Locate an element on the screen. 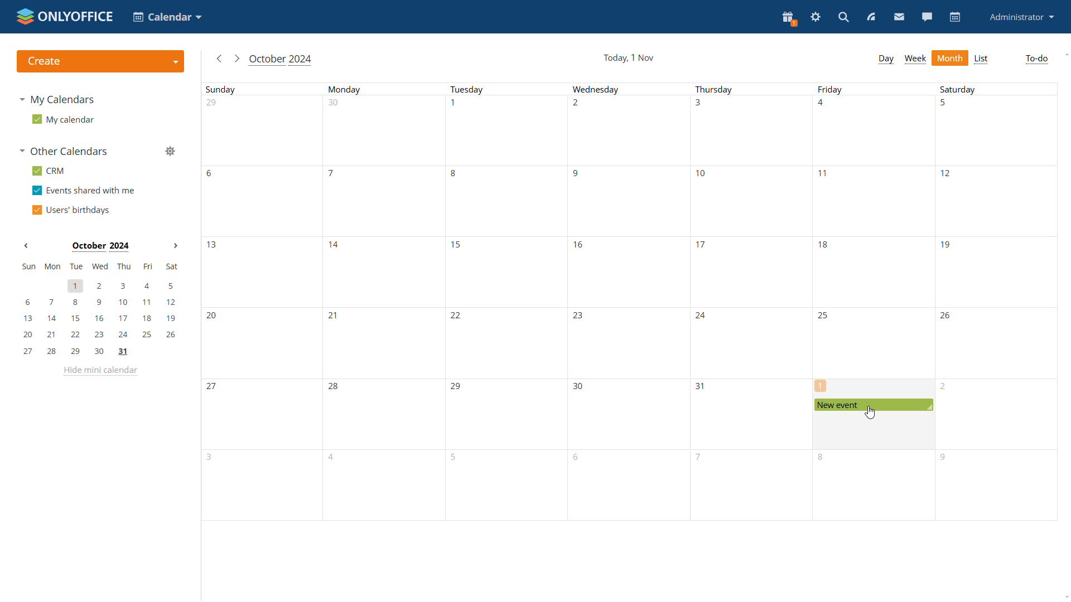  crm is located at coordinates (49, 171).